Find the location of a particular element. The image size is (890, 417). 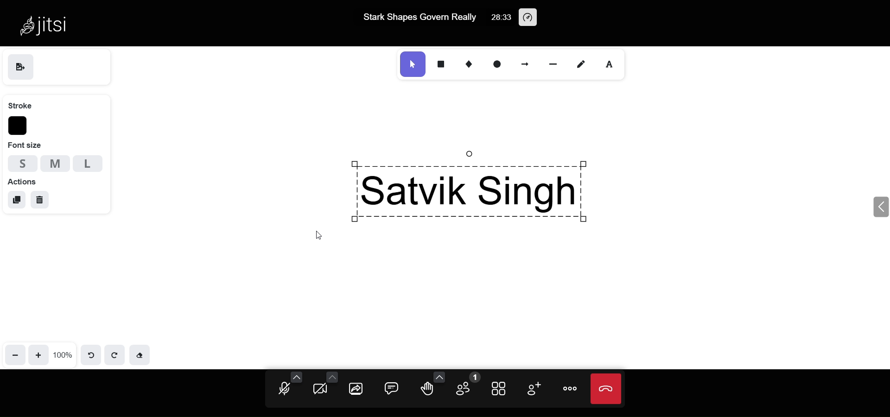

camera is located at coordinates (321, 390).